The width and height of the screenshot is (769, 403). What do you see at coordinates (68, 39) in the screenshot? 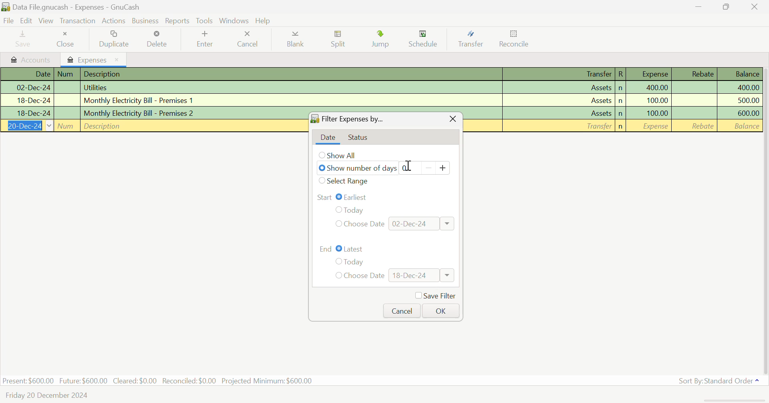
I see `Close` at bounding box center [68, 39].